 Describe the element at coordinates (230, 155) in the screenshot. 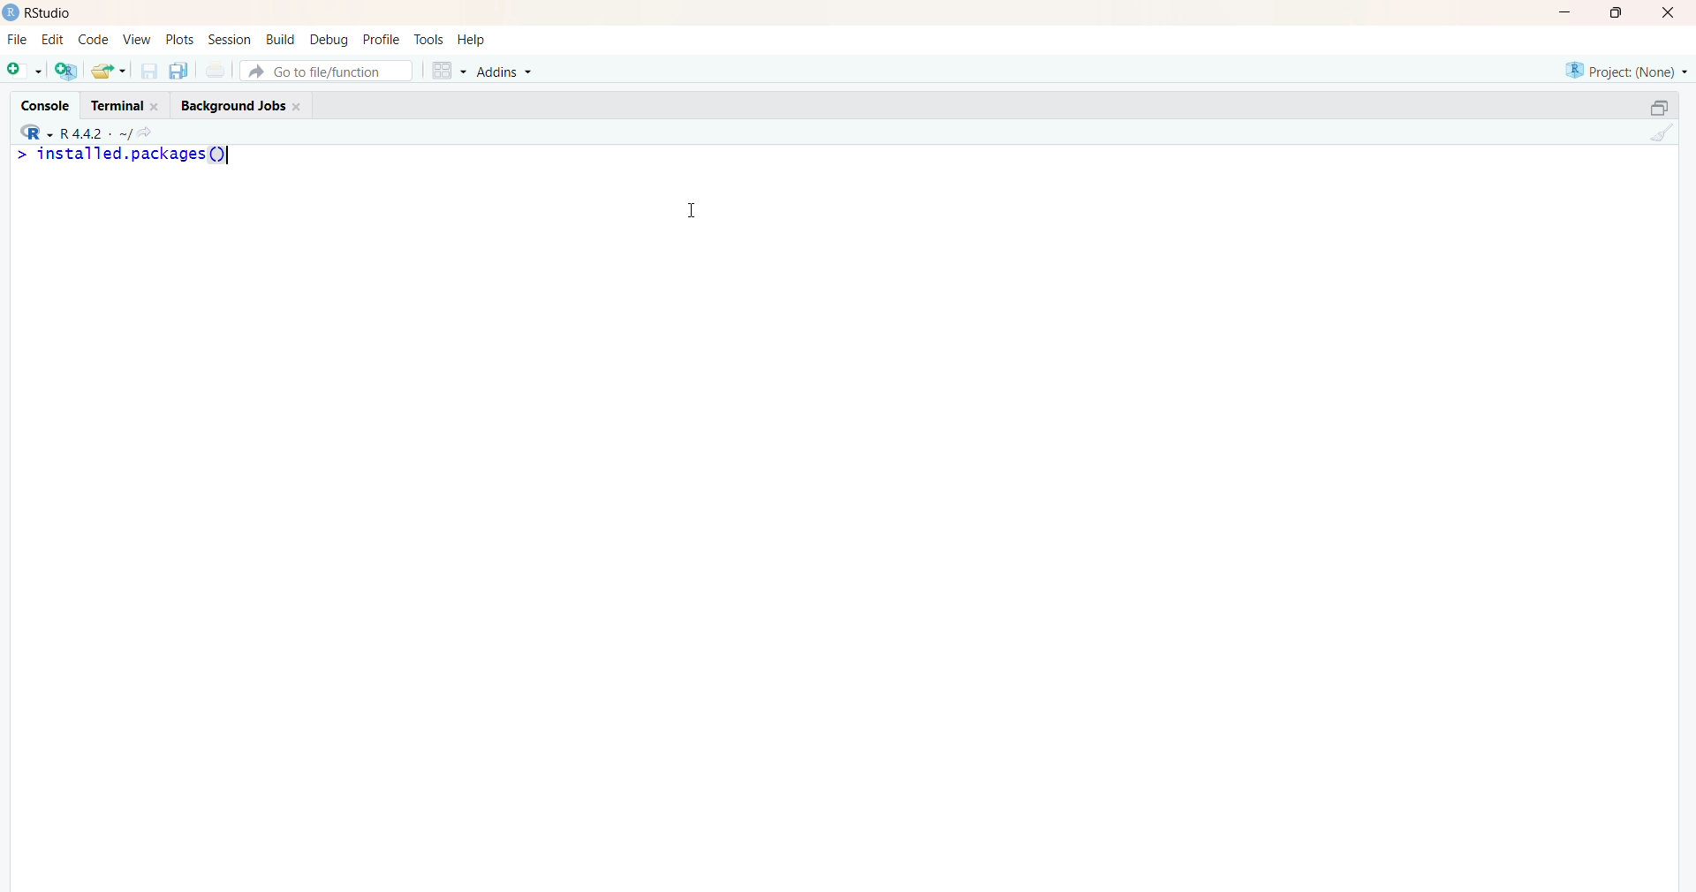

I see `text cursor` at that location.